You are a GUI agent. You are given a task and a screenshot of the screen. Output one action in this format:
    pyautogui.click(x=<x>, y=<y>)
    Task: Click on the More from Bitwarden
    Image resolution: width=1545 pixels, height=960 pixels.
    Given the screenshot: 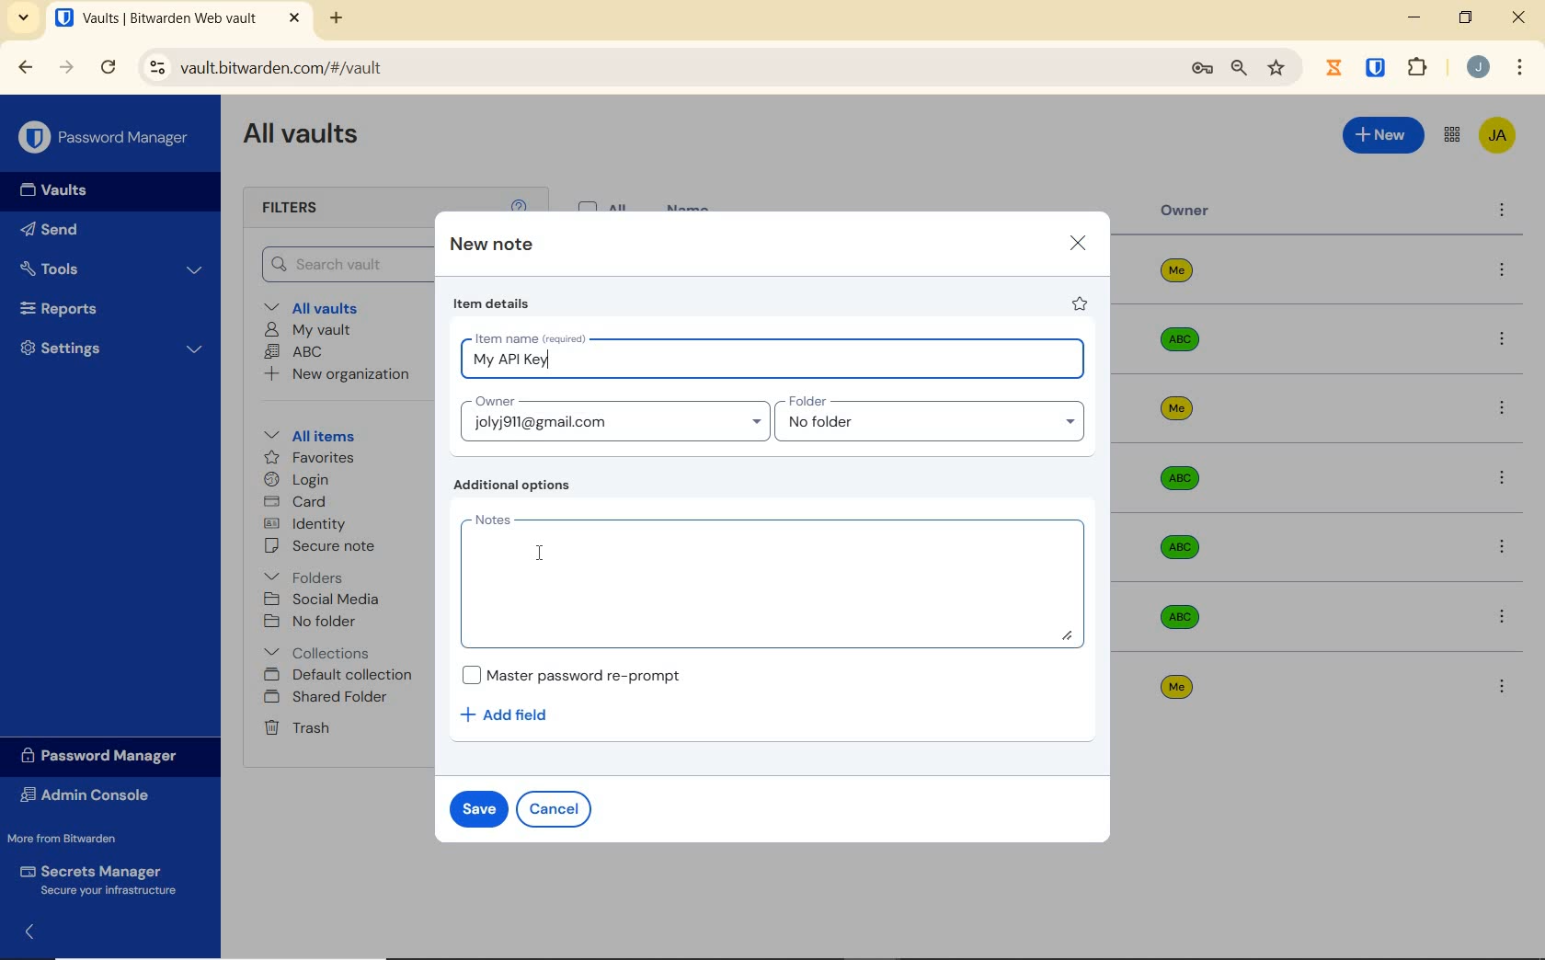 What is the action you would take?
    pyautogui.click(x=81, y=839)
    